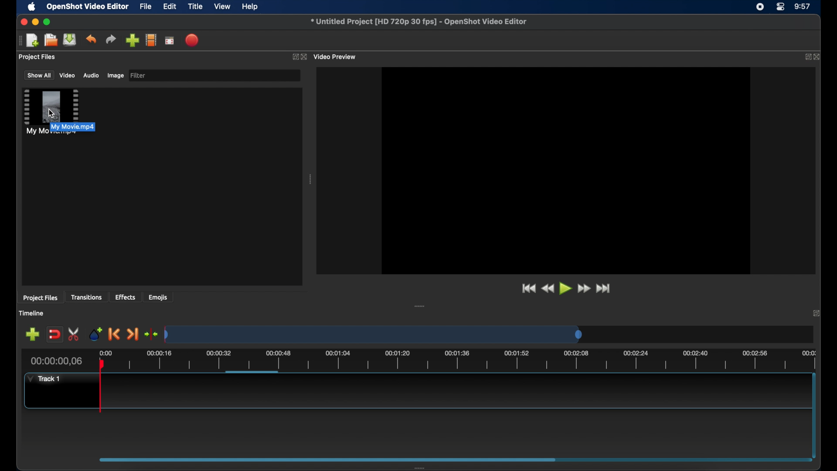  Describe the element at coordinates (422, 468) in the screenshot. I see `drag handle` at that location.